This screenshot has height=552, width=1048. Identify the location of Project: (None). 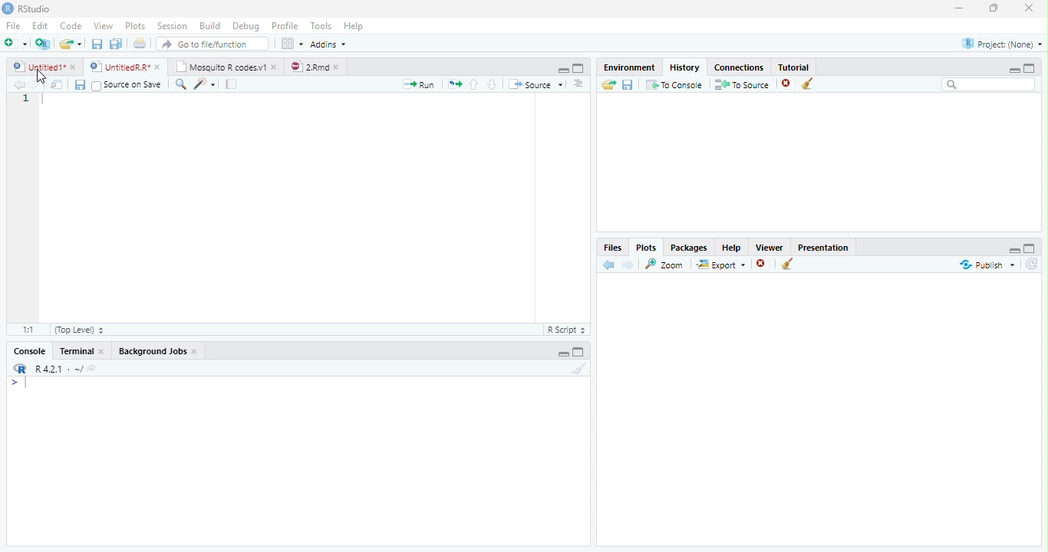
(1001, 42).